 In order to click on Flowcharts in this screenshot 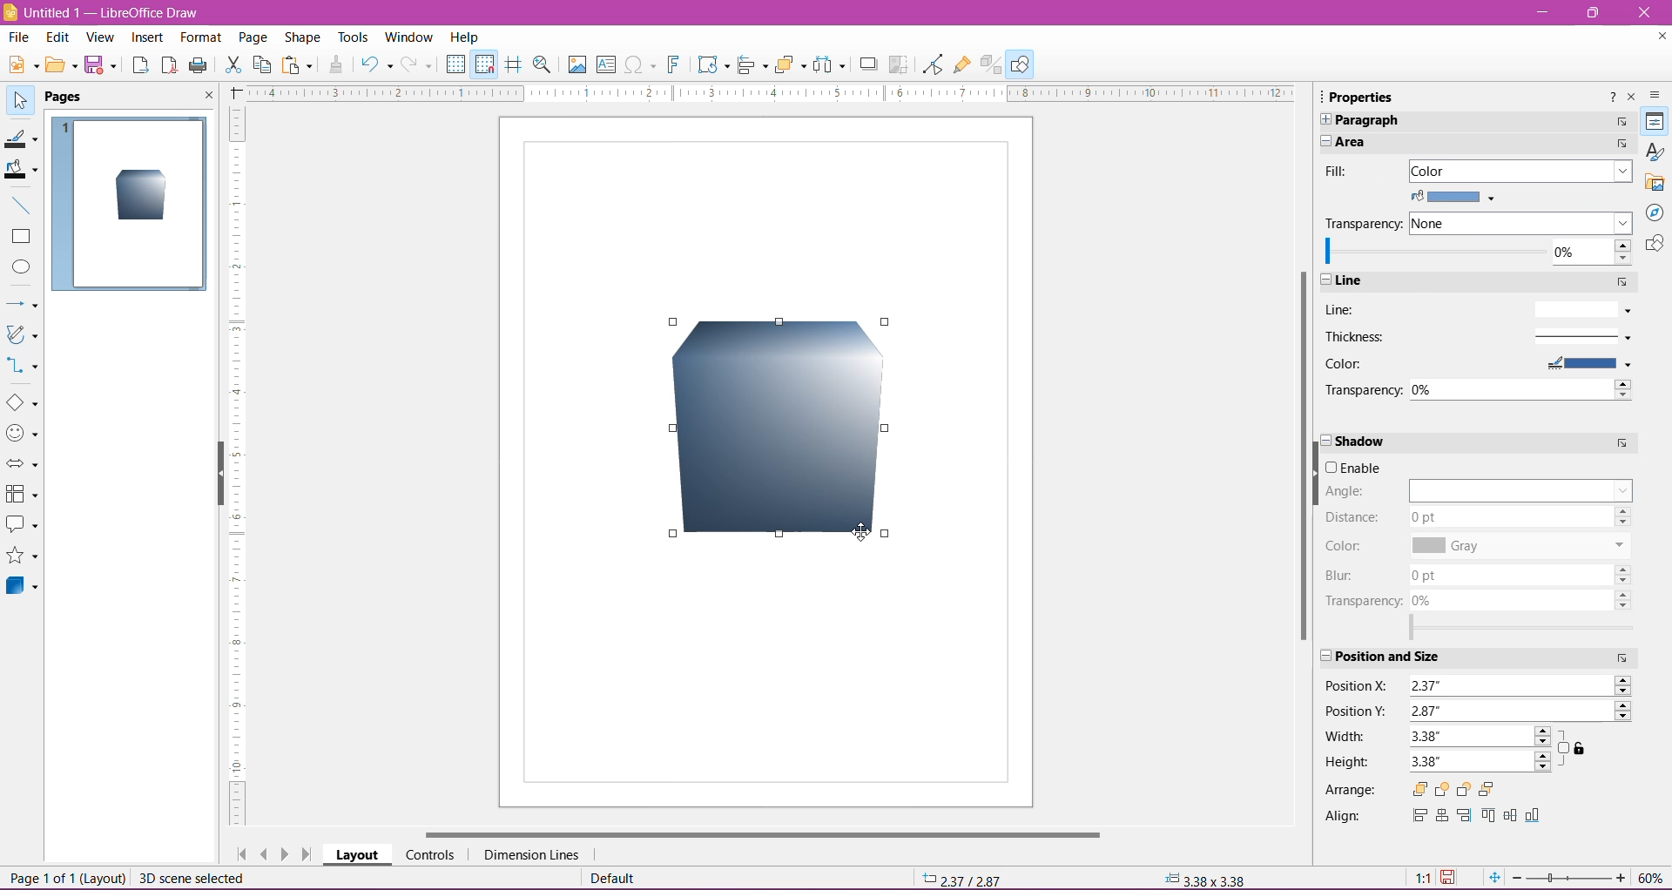, I will do `click(22, 495)`.